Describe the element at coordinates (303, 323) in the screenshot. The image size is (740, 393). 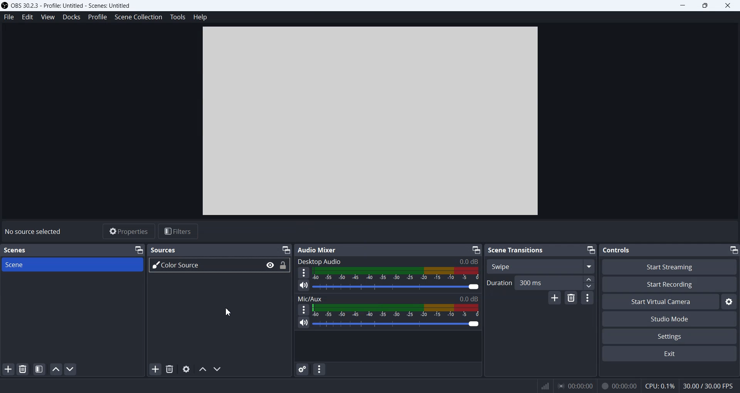
I see `Mute/ Unmute` at that location.